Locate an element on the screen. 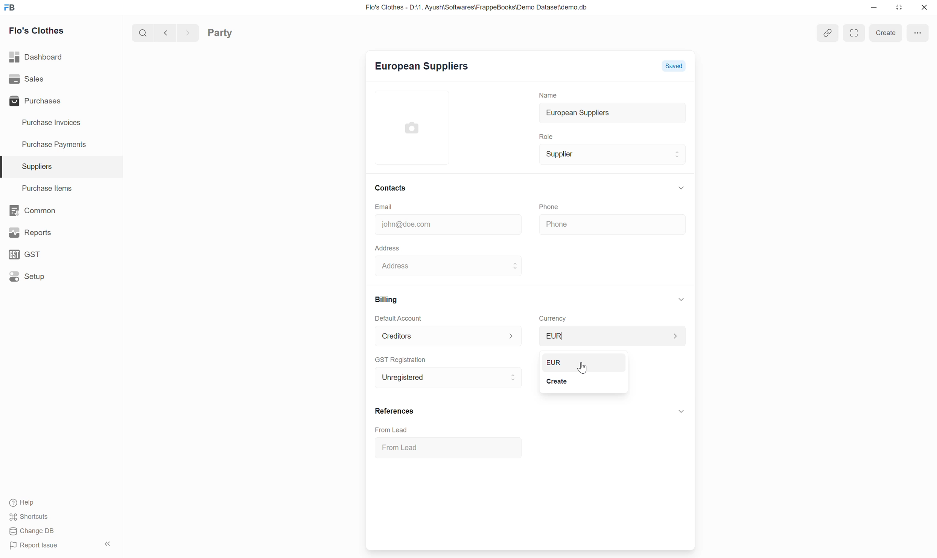 The height and width of the screenshot is (558, 937). flo's clothes is located at coordinates (37, 30).